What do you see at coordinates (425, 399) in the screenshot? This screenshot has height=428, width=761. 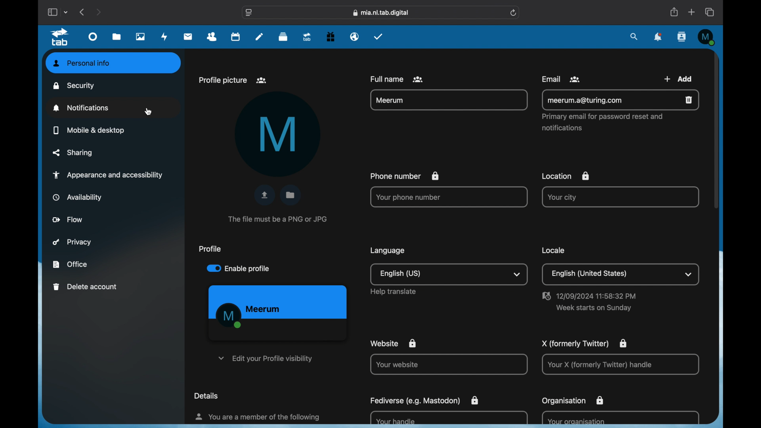 I see `fediverse` at bounding box center [425, 399].